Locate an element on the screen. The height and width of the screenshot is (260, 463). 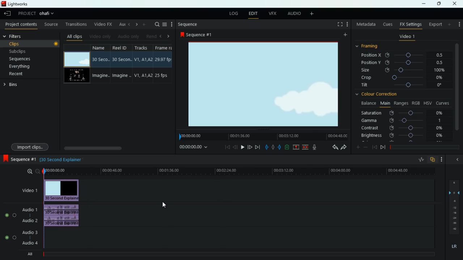
close is located at coordinates (456, 160).